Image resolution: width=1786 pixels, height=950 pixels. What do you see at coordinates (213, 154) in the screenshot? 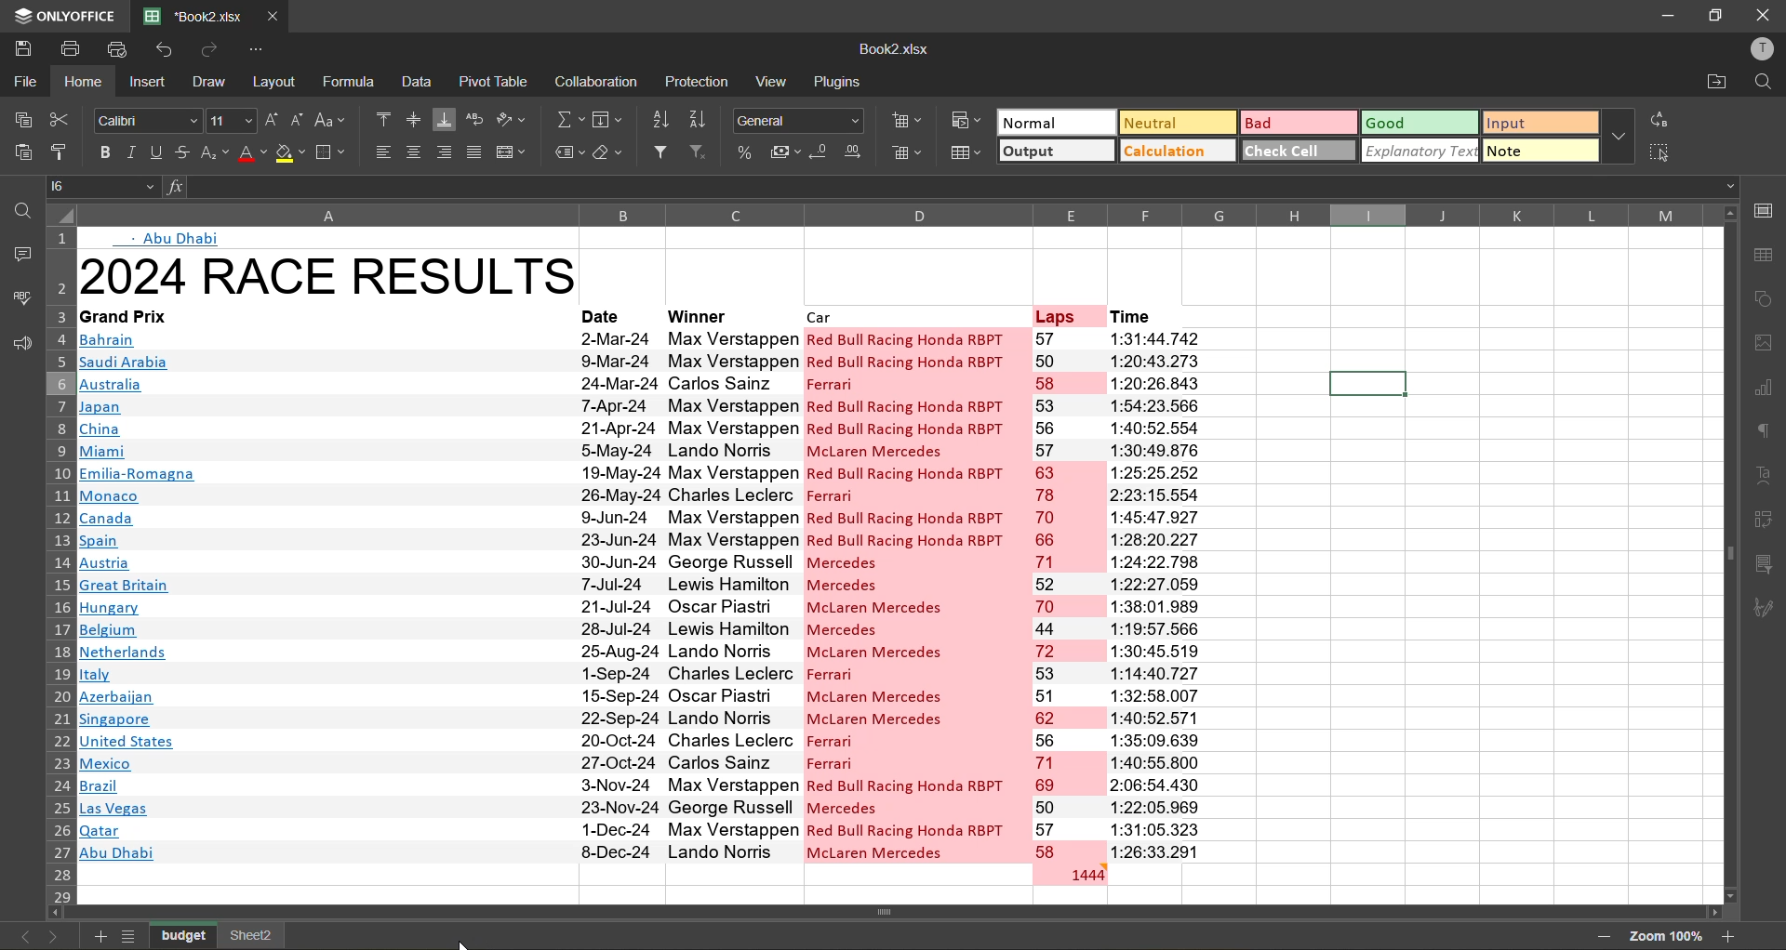
I see `sub/superscript` at bounding box center [213, 154].